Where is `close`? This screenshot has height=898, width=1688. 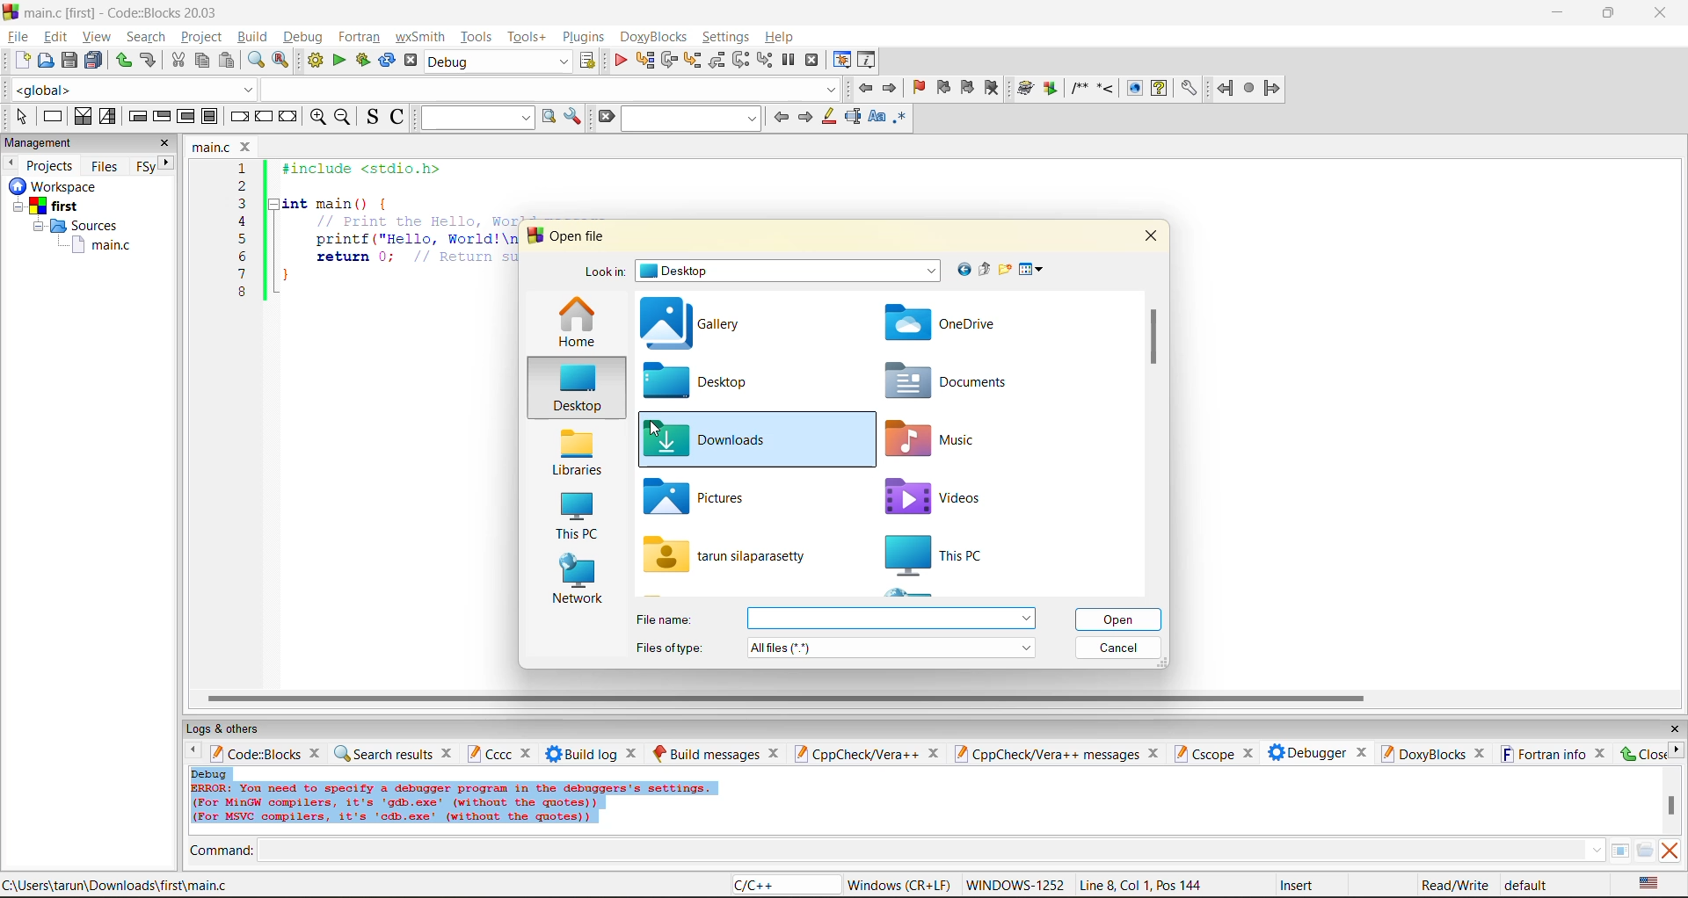
close is located at coordinates (634, 753).